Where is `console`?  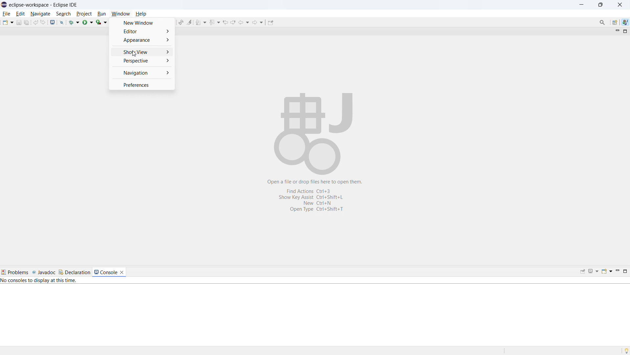
console is located at coordinates (105, 272).